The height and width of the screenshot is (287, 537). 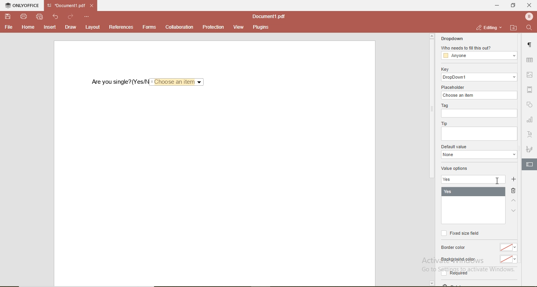 What do you see at coordinates (446, 69) in the screenshot?
I see `key` at bounding box center [446, 69].